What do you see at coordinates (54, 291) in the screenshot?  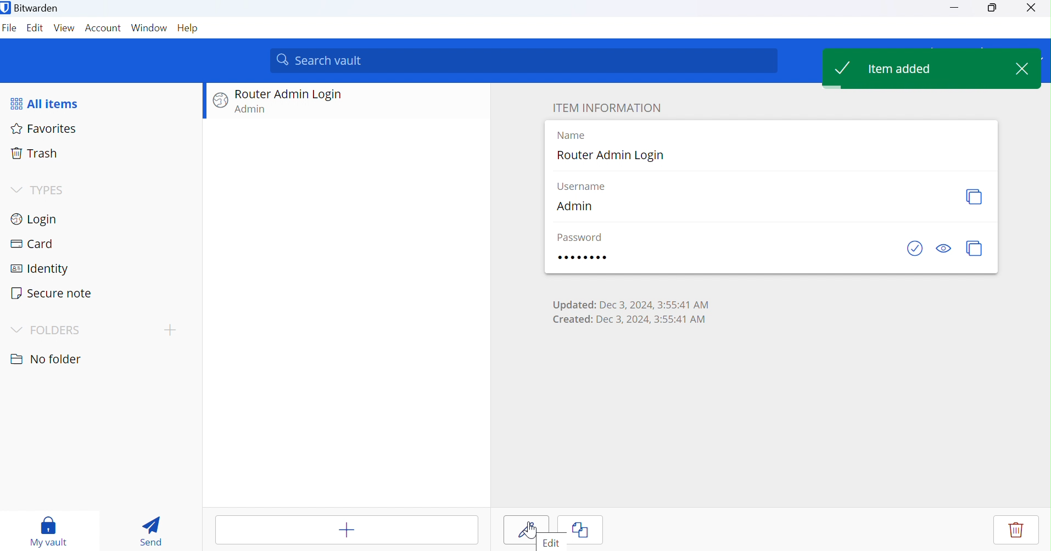 I see `Secure note` at bounding box center [54, 291].